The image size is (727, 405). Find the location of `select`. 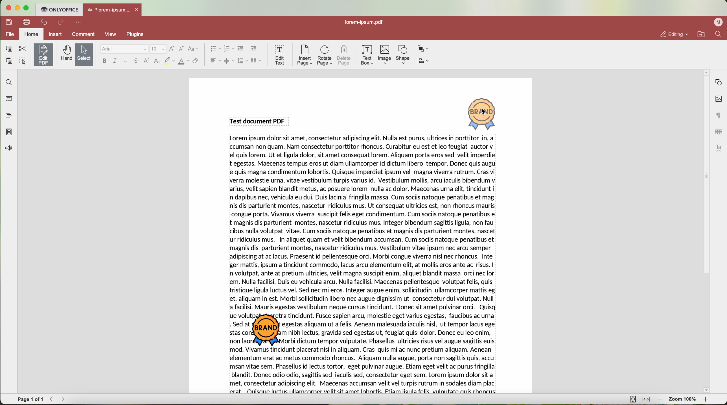

select is located at coordinates (84, 55).